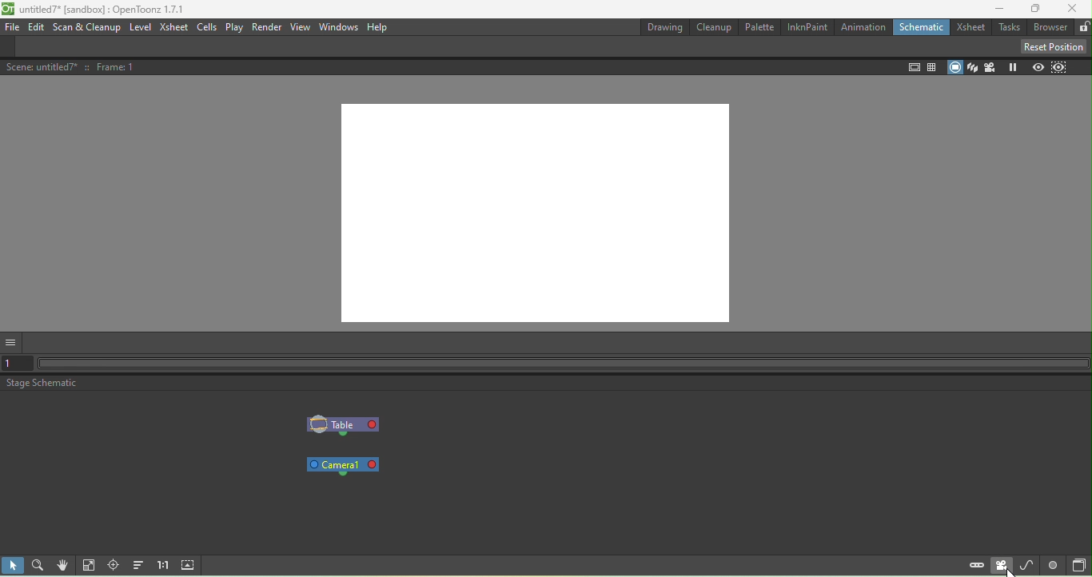 This screenshot has height=577, width=1092. Describe the element at coordinates (714, 29) in the screenshot. I see `Cleanup` at that location.